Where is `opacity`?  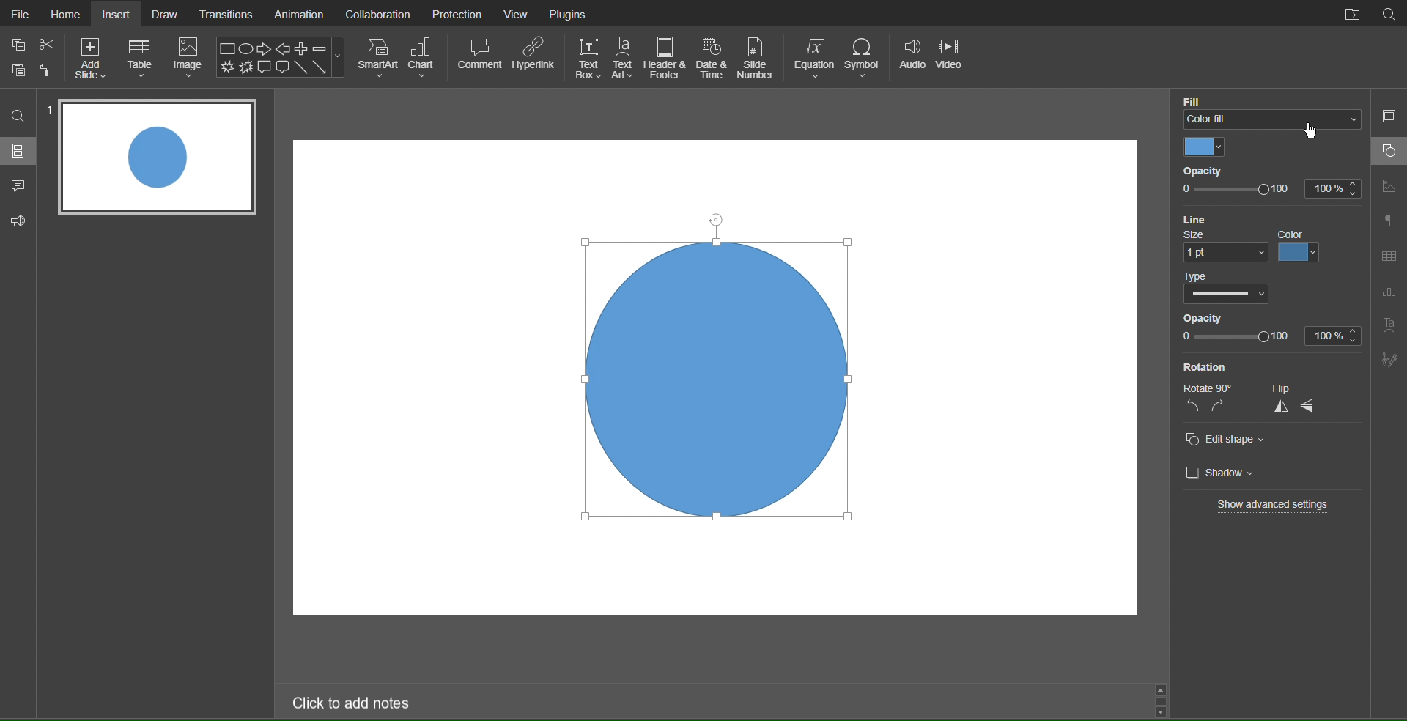
opacity is located at coordinates (1209, 318).